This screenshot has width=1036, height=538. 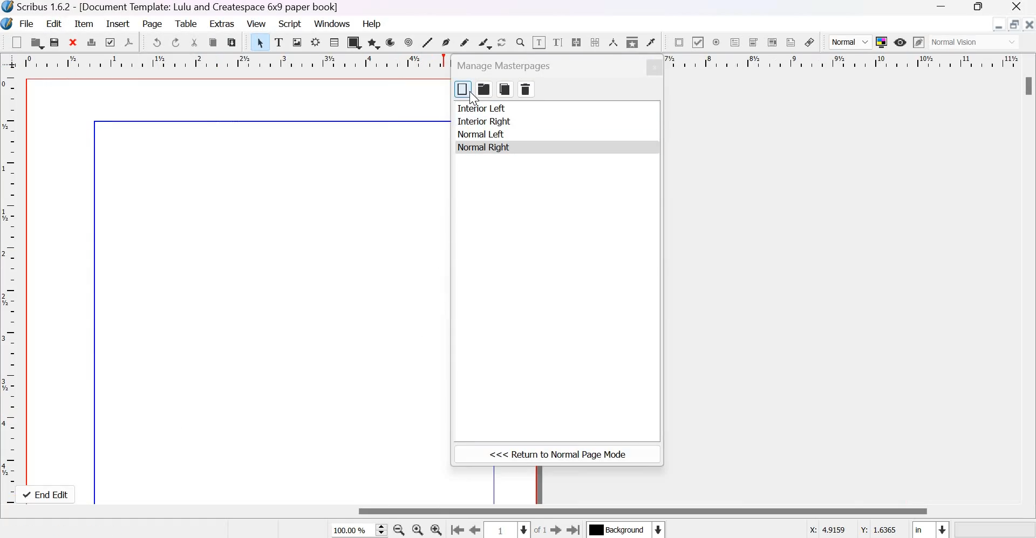 I want to click on Scrollbar, so click(x=643, y=511).